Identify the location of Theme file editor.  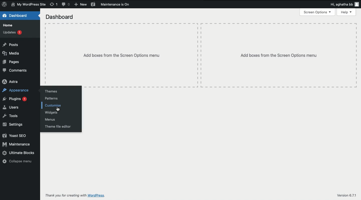
(58, 126).